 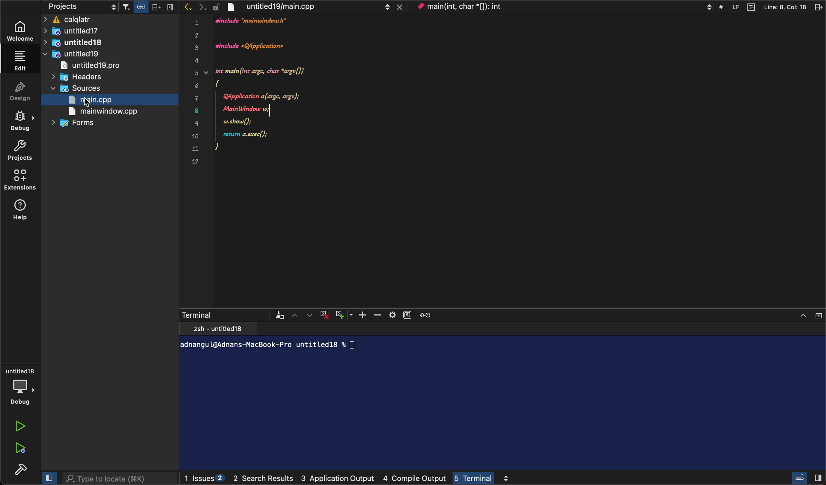 I want to click on cLose SlideBar, so click(x=48, y=477).